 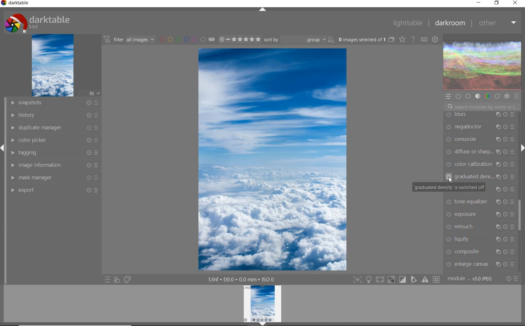 What do you see at coordinates (482, 62) in the screenshot?
I see `WAVEFORM` at bounding box center [482, 62].